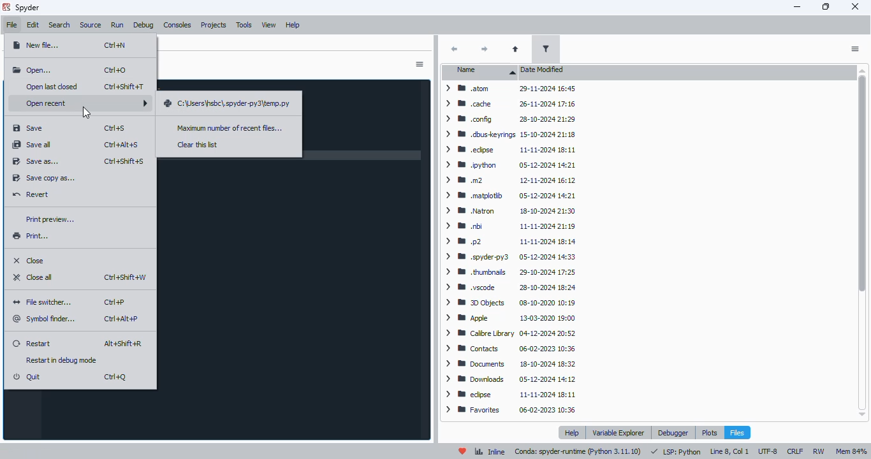  I want to click on shortcut for file switcher, so click(115, 303).